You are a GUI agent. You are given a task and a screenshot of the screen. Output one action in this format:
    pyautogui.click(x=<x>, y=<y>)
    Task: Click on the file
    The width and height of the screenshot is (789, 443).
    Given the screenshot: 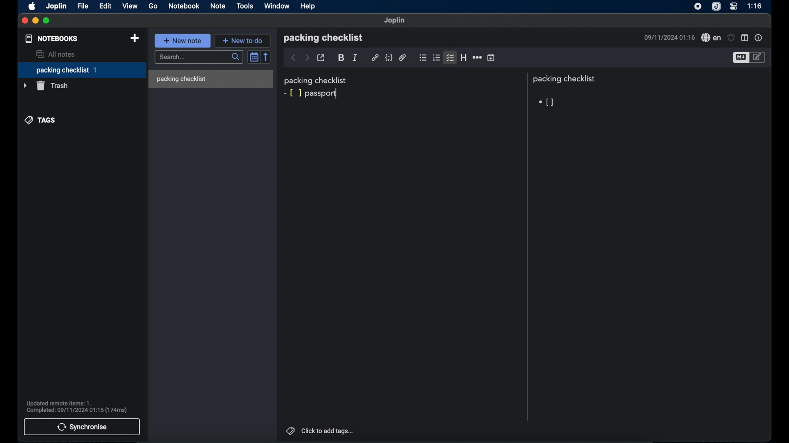 What is the action you would take?
    pyautogui.click(x=83, y=6)
    